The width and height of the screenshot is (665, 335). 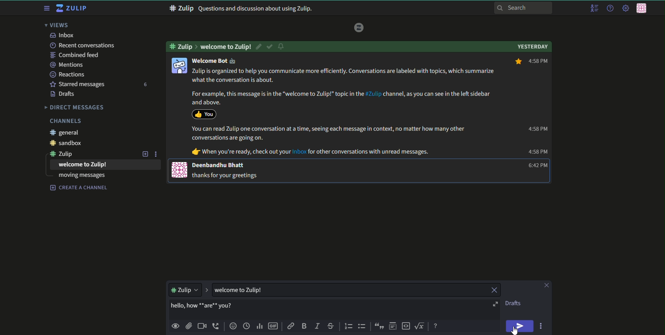 I want to click on poll, so click(x=260, y=327).